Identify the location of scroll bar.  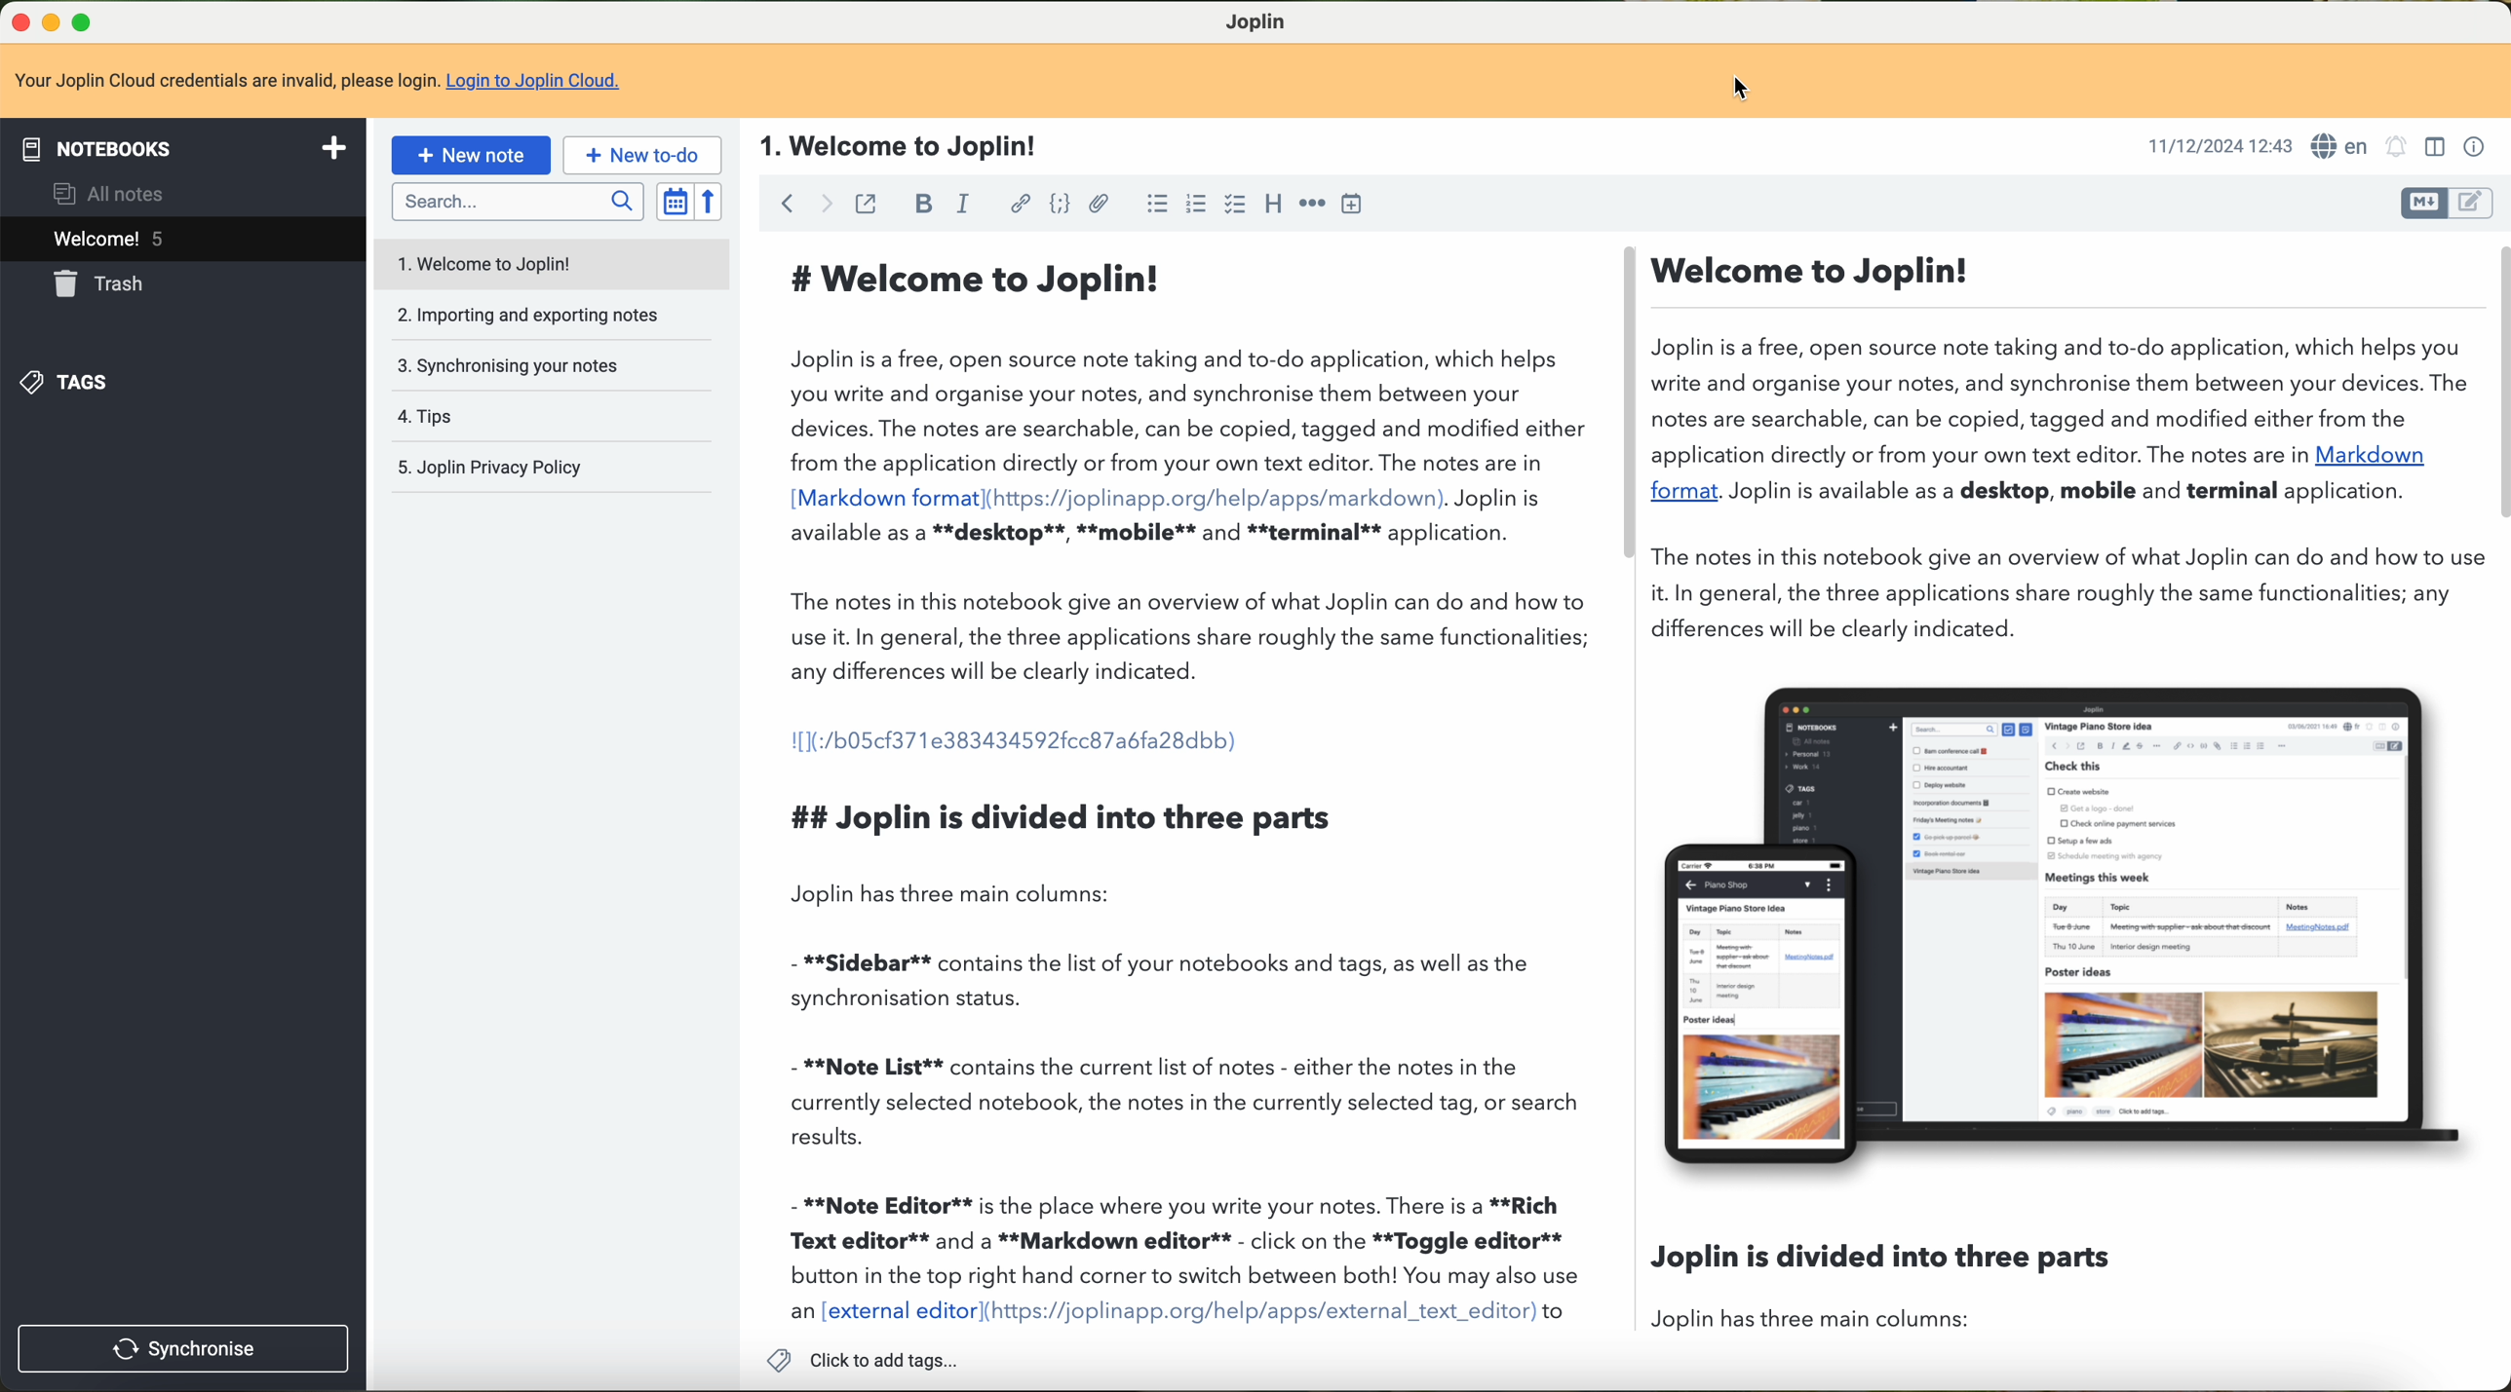
(1631, 396).